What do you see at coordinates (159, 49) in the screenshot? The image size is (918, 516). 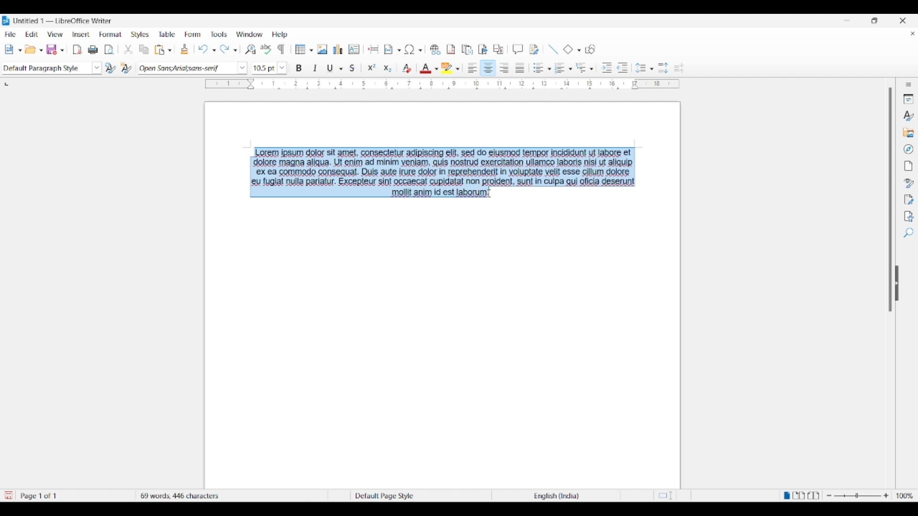 I see `Selected paste option` at bounding box center [159, 49].